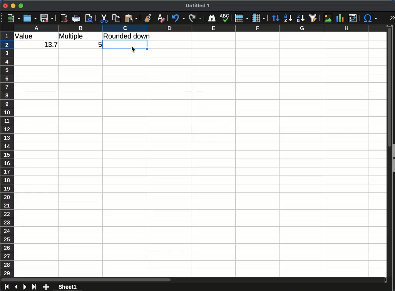  Describe the element at coordinates (76, 18) in the screenshot. I see `print` at that location.